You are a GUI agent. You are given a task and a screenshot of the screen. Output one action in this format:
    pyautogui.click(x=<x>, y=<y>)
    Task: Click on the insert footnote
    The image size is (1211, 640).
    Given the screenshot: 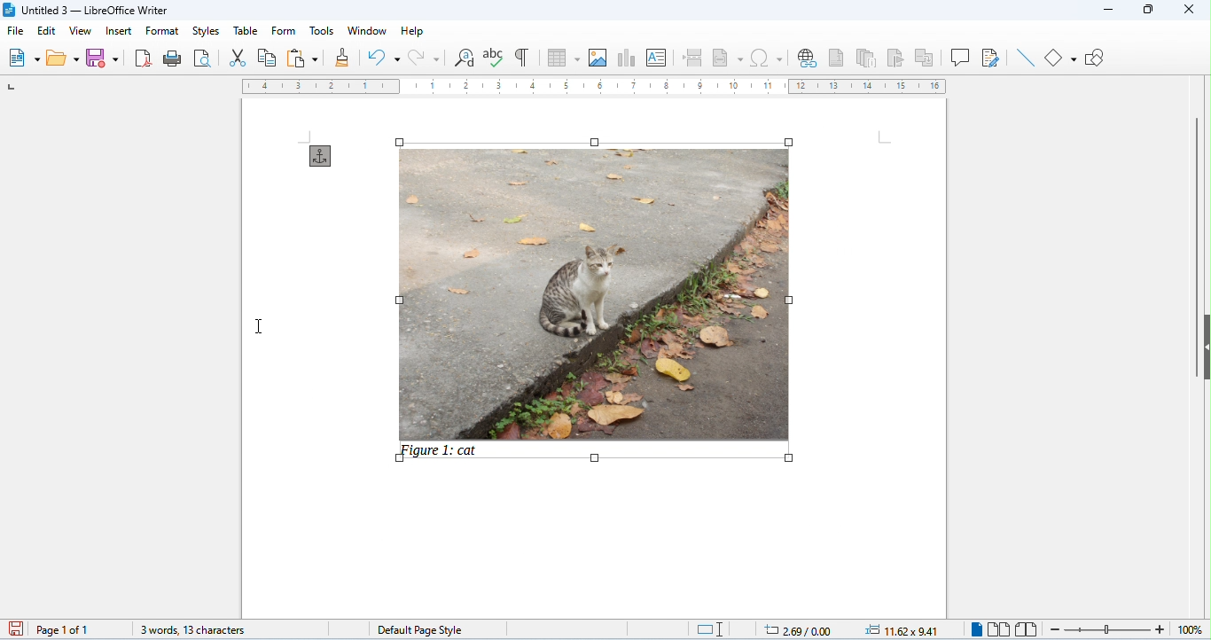 What is the action you would take?
    pyautogui.click(x=838, y=58)
    